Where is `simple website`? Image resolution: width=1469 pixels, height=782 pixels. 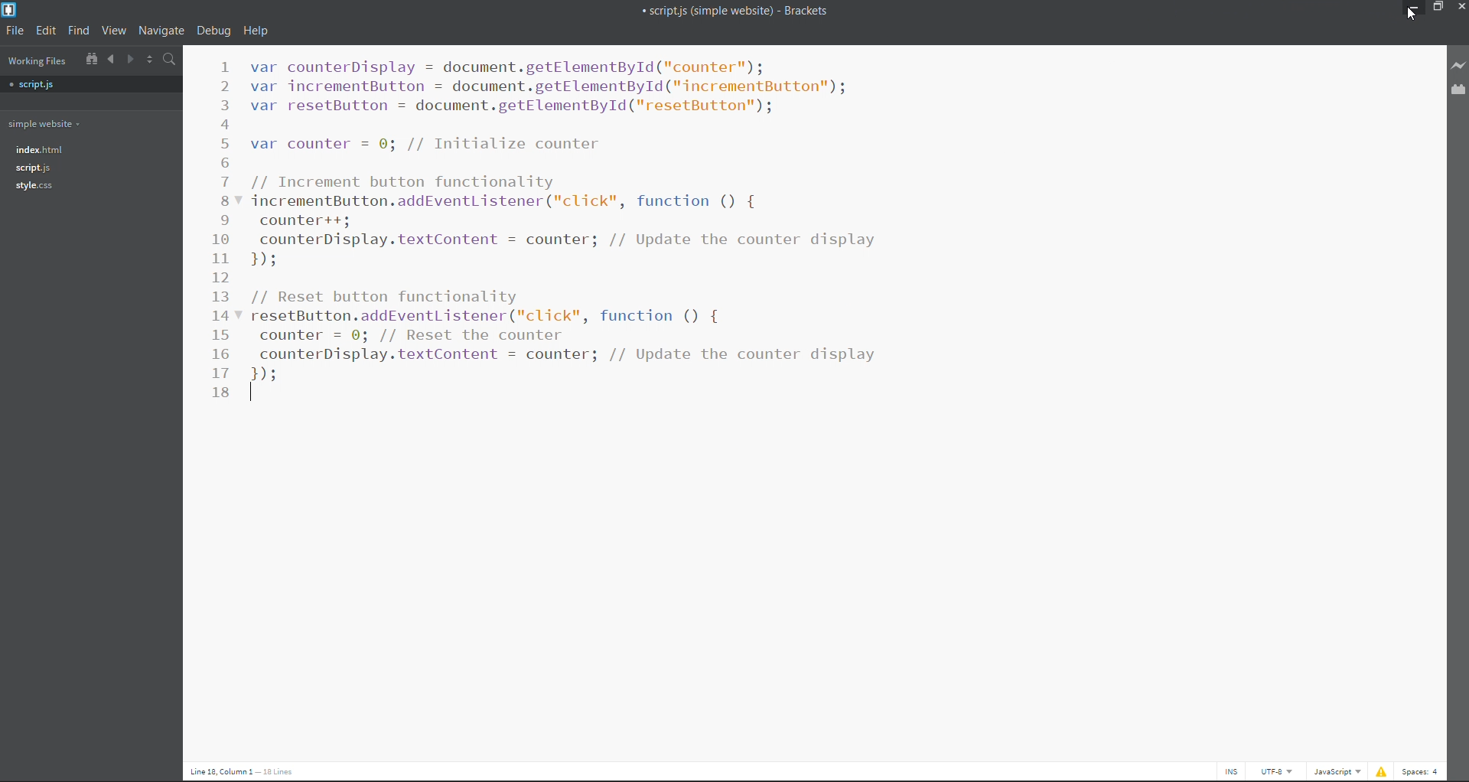
simple website is located at coordinates (44, 125).